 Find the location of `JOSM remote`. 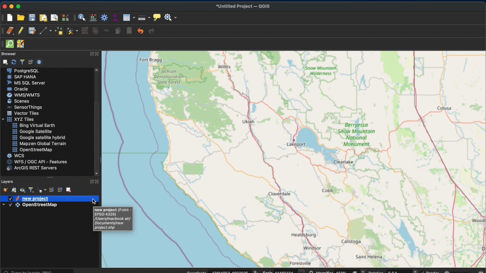

JOSM remote is located at coordinates (21, 44).